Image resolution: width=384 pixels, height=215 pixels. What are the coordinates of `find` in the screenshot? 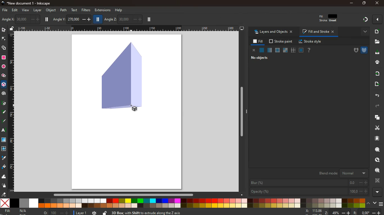 It's located at (378, 160).